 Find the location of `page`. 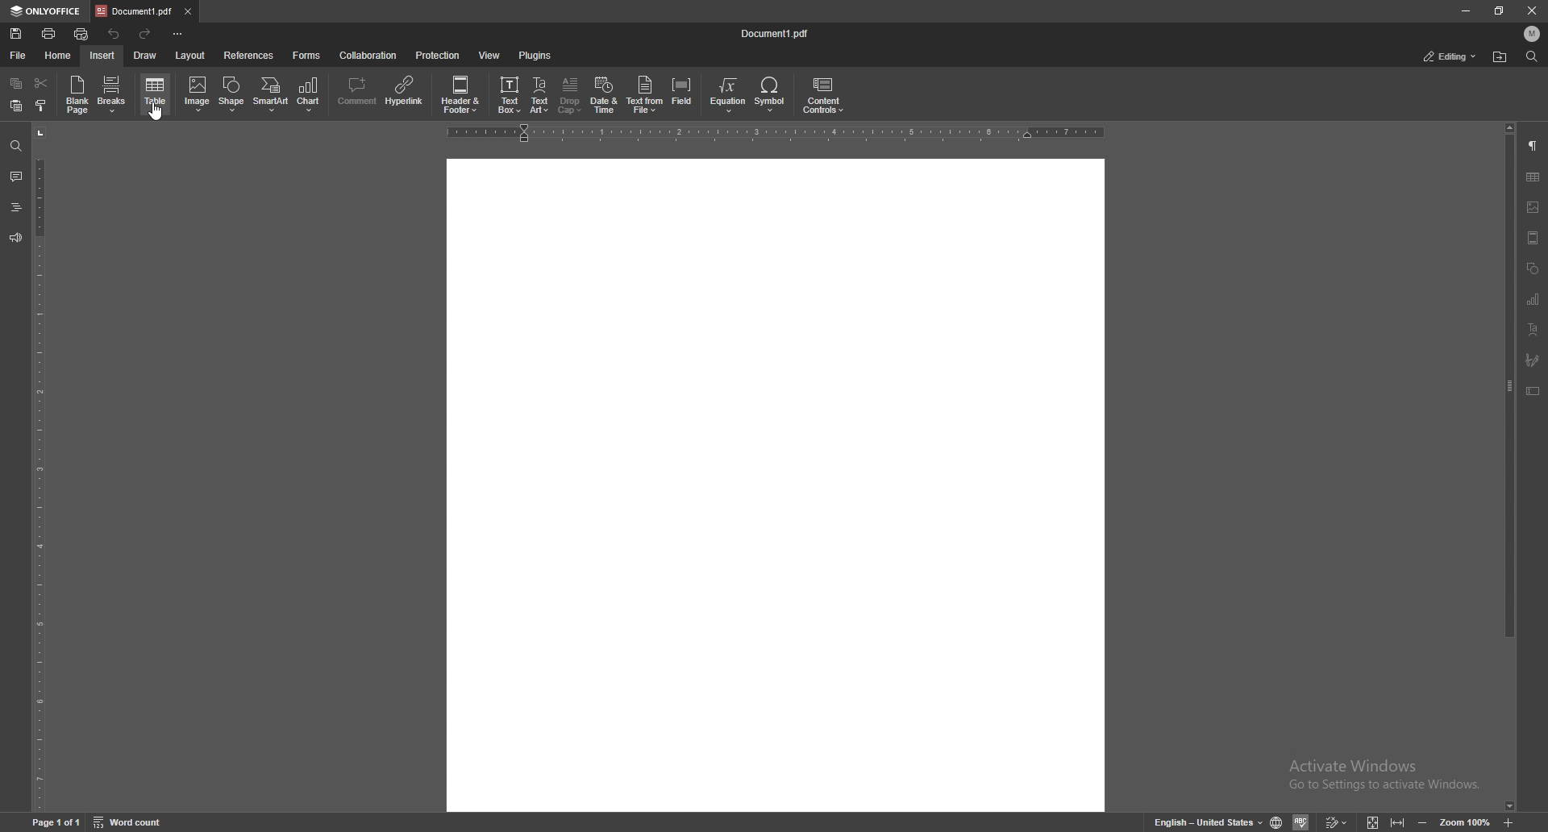

page is located at coordinates (58, 822).